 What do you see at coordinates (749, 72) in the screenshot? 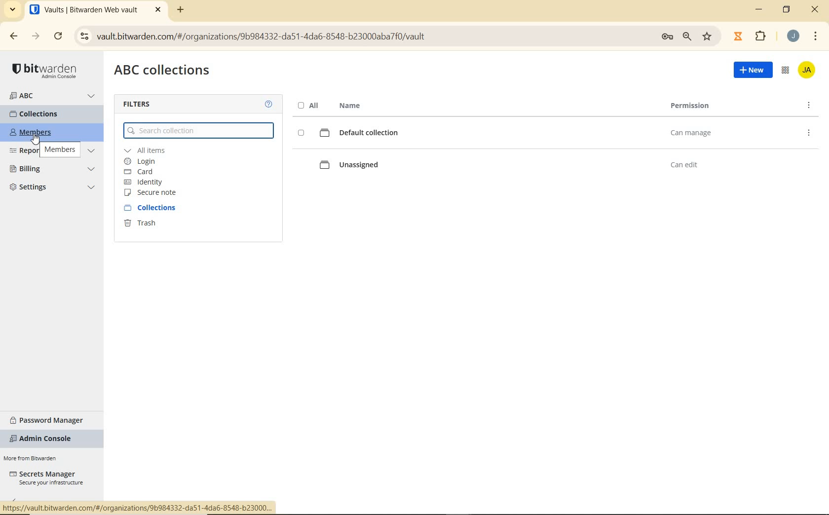
I see `NEW` at bounding box center [749, 72].